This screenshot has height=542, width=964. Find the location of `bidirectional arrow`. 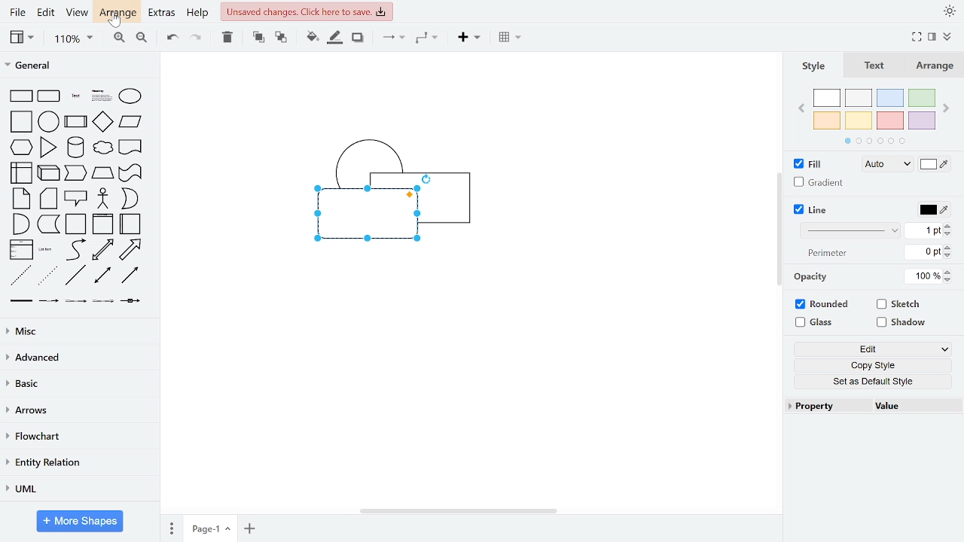

bidirectional arrow is located at coordinates (103, 251).